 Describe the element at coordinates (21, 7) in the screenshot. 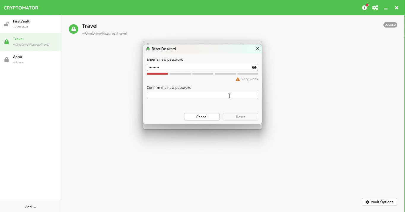

I see `Cryptomator` at that location.